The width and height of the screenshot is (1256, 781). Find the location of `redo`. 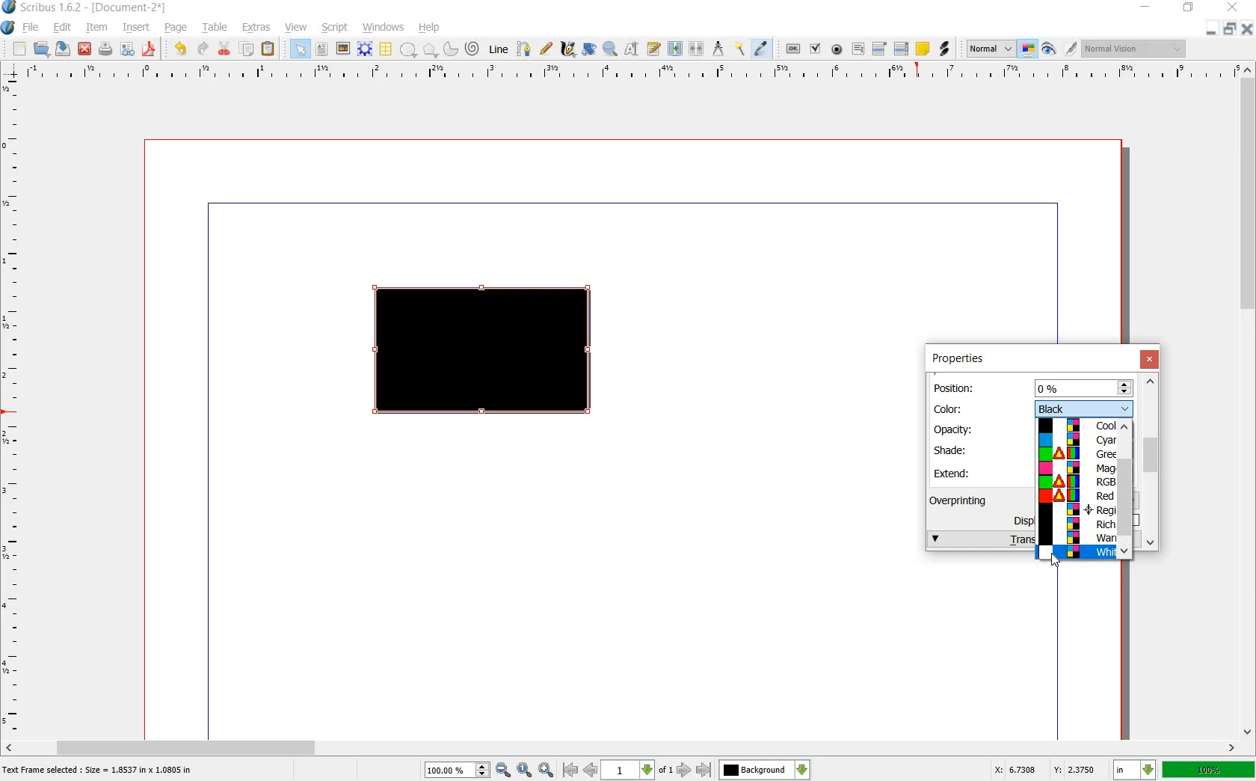

redo is located at coordinates (203, 49).